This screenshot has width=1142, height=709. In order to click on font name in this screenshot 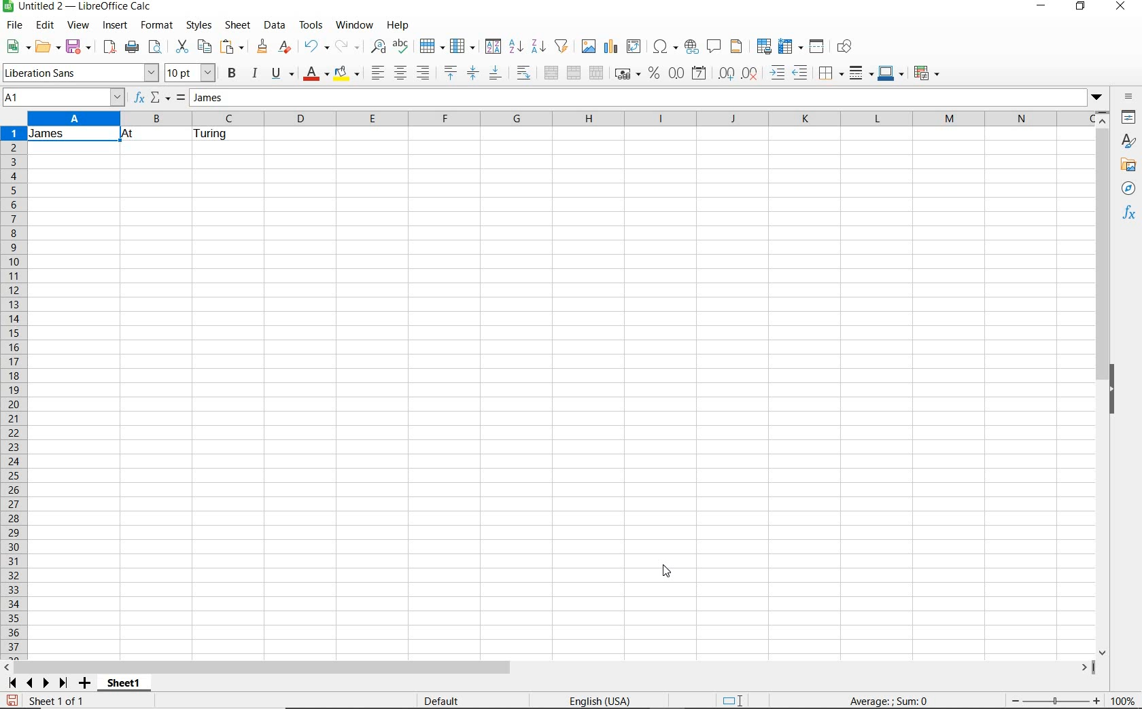, I will do `click(80, 73)`.